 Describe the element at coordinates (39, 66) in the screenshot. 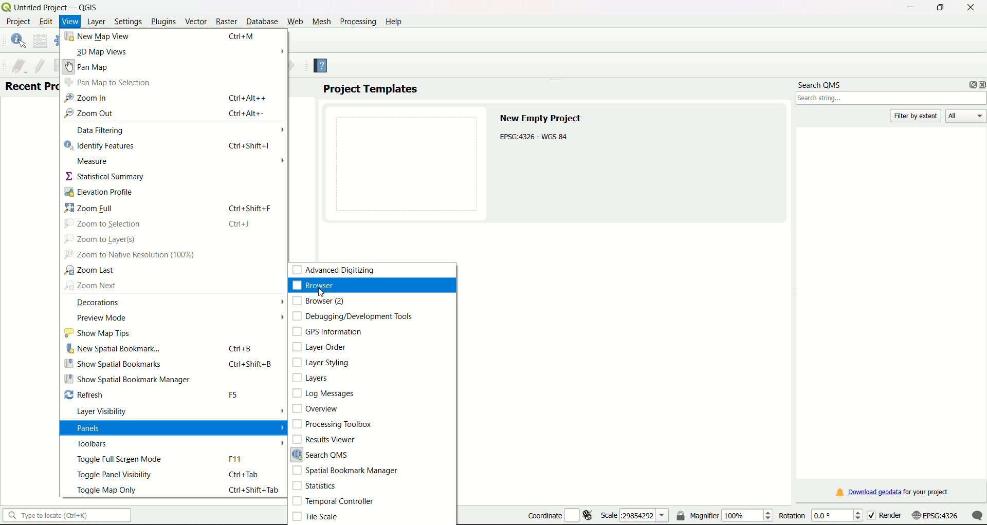

I see `toggle edit` at that location.